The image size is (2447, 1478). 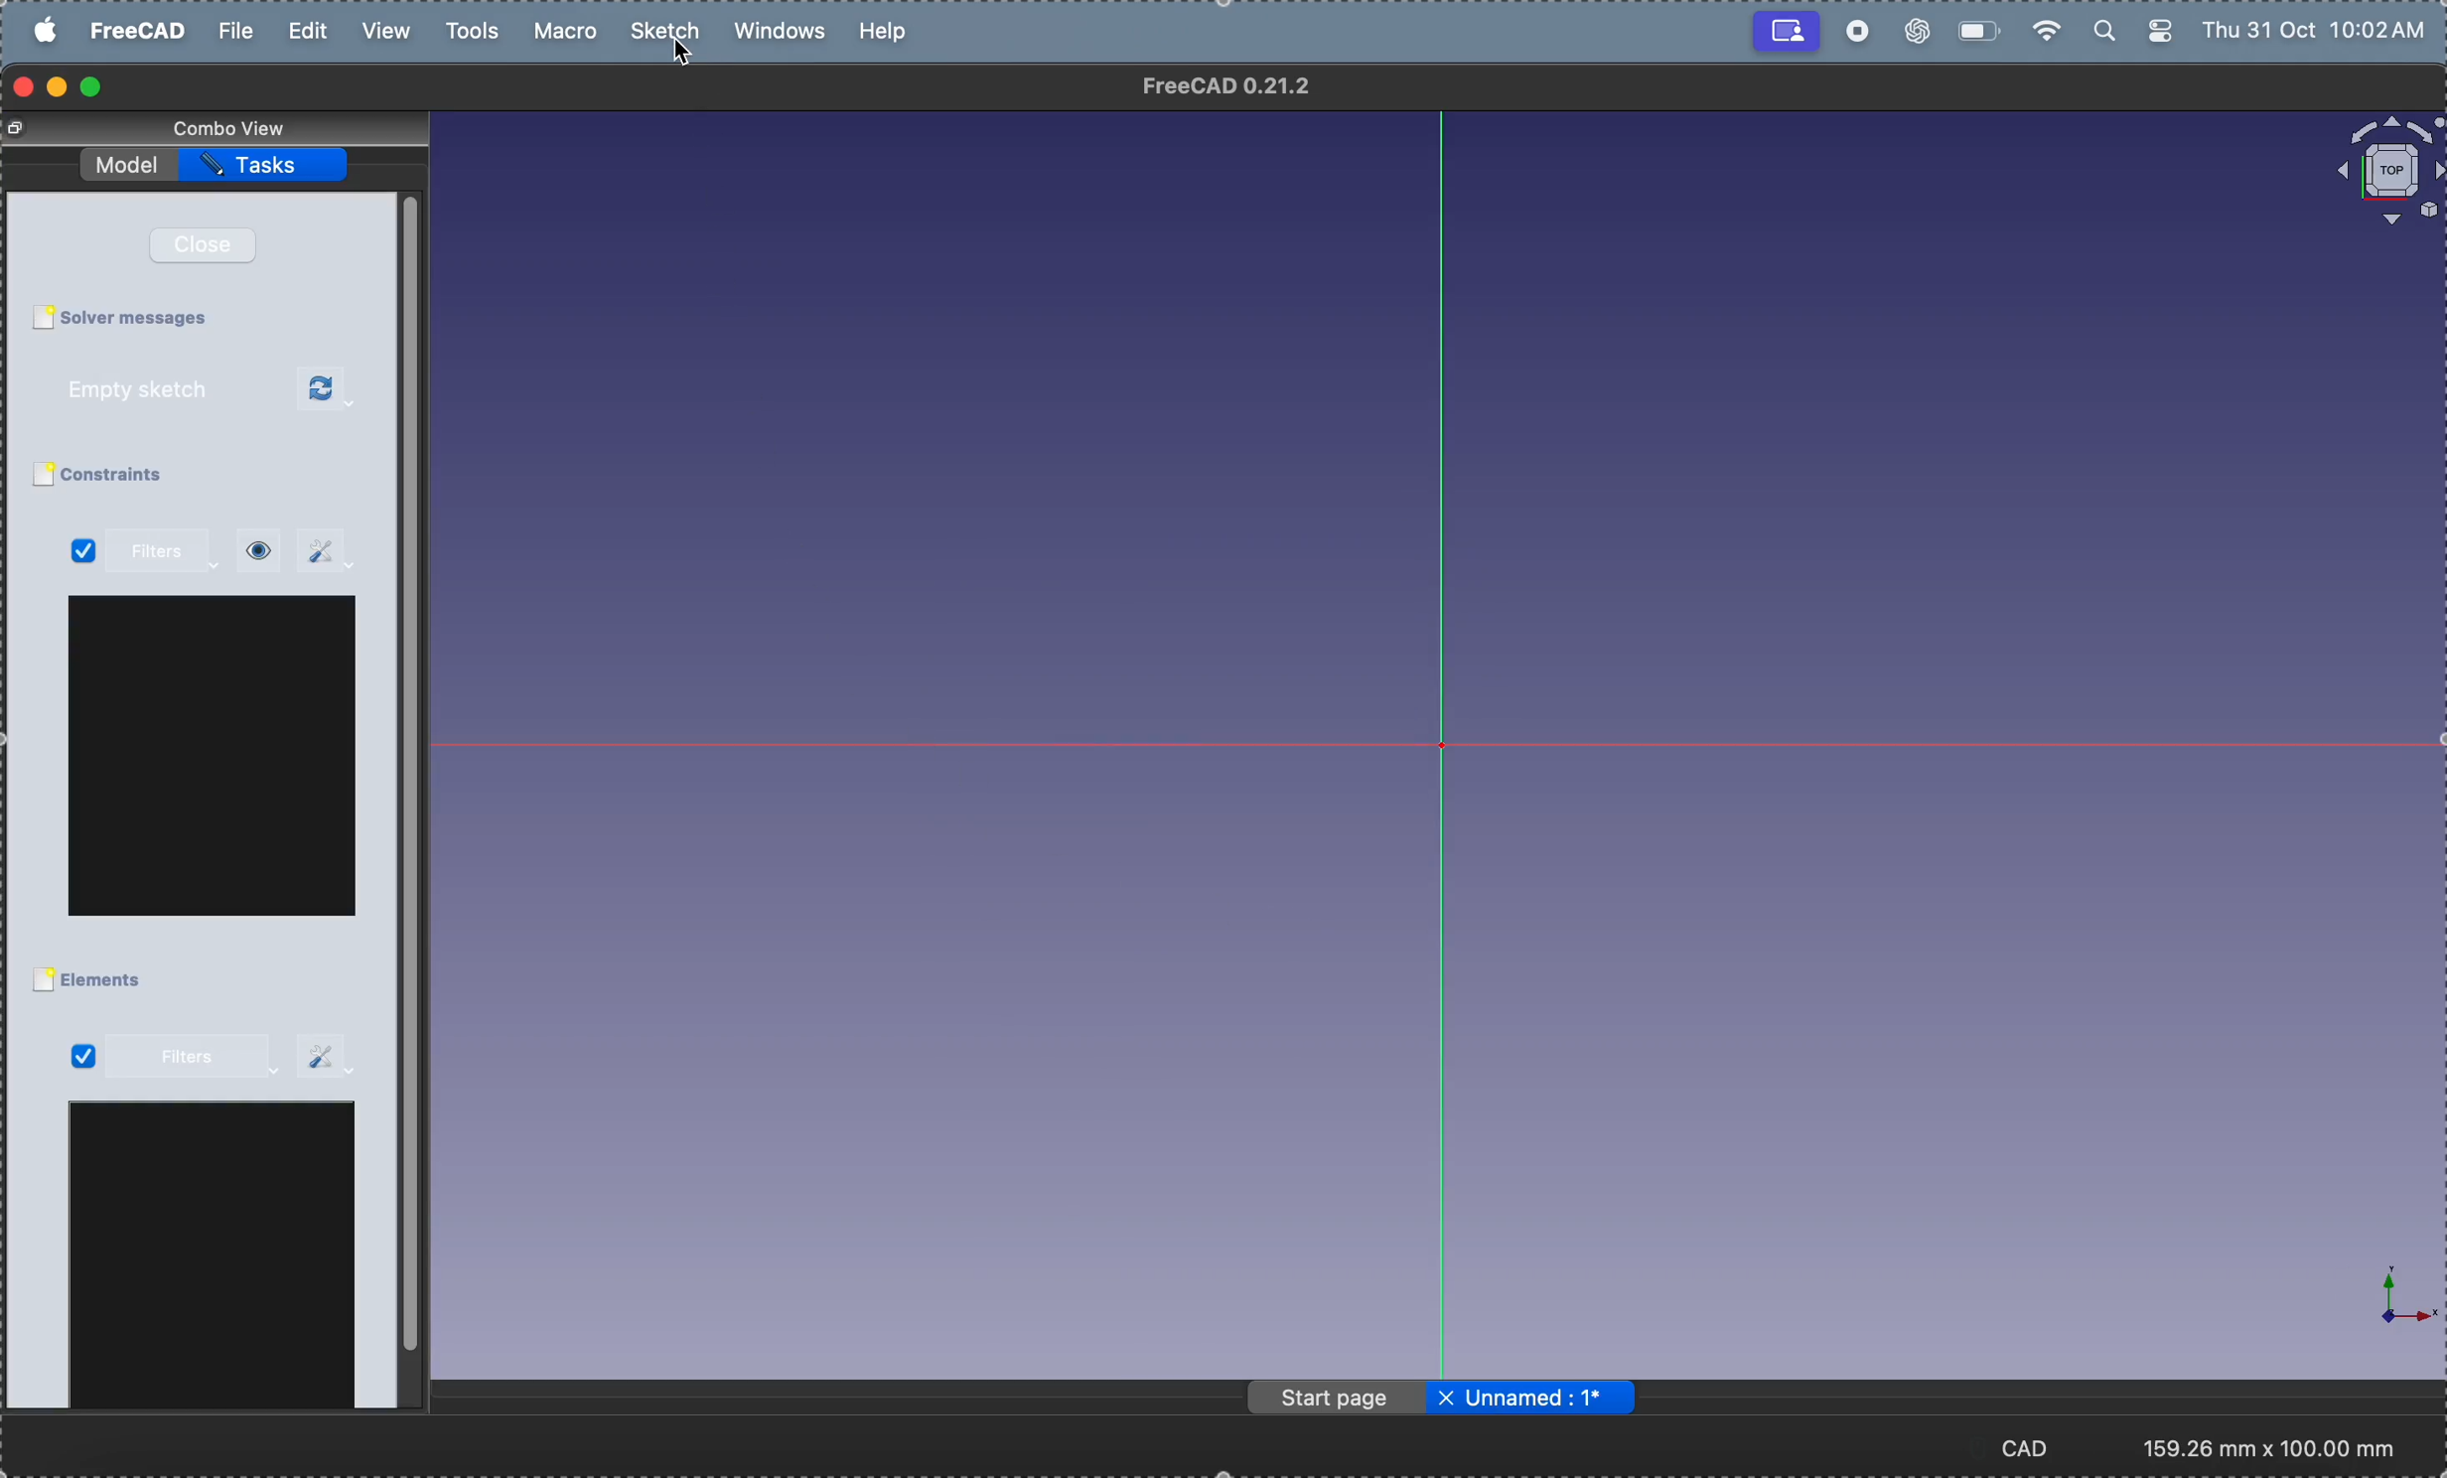 What do you see at coordinates (787, 33) in the screenshot?
I see `windows` at bounding box center [787, 33].